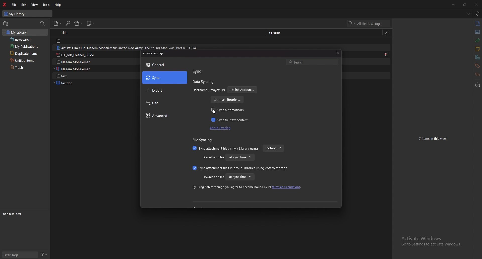  What do you see at coordinates (477, 49) in the screenshot?
I see `notes` at bounding box center [477, 49].